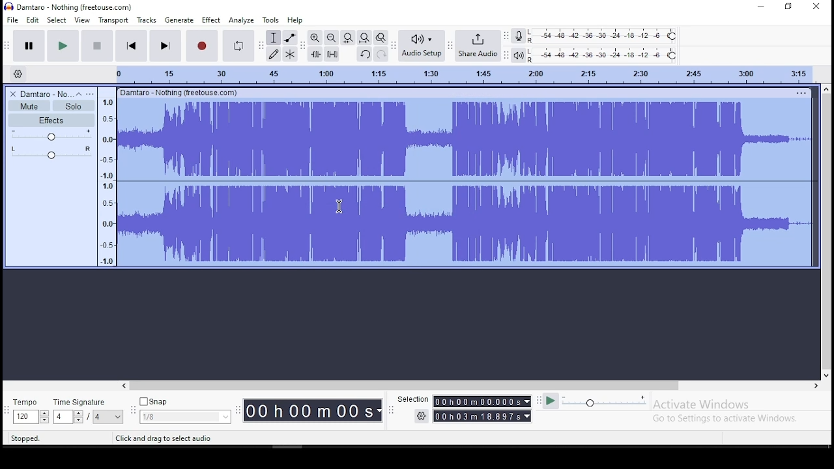 This screenshot has height=469, width=834. What do you see at coordinates (28, 106) in the screenshot?
I see `mute` at bounding box center [28, 106].